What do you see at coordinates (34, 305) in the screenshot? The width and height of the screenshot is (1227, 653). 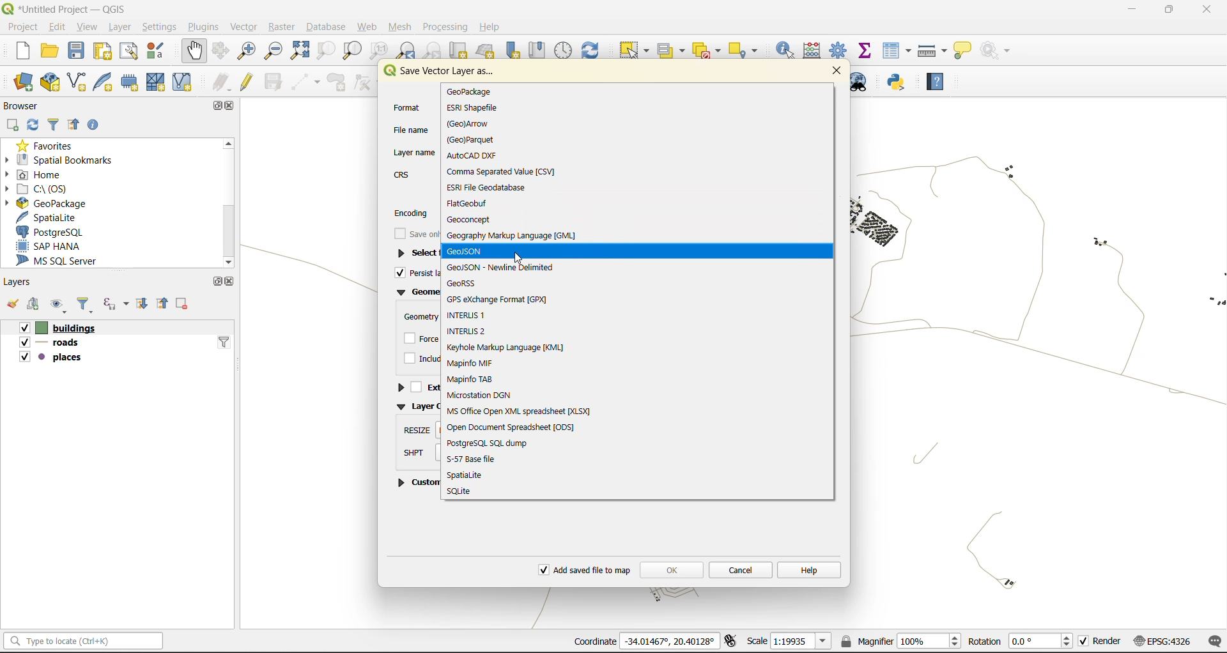 I see `add` at bounding box center [34, 305].